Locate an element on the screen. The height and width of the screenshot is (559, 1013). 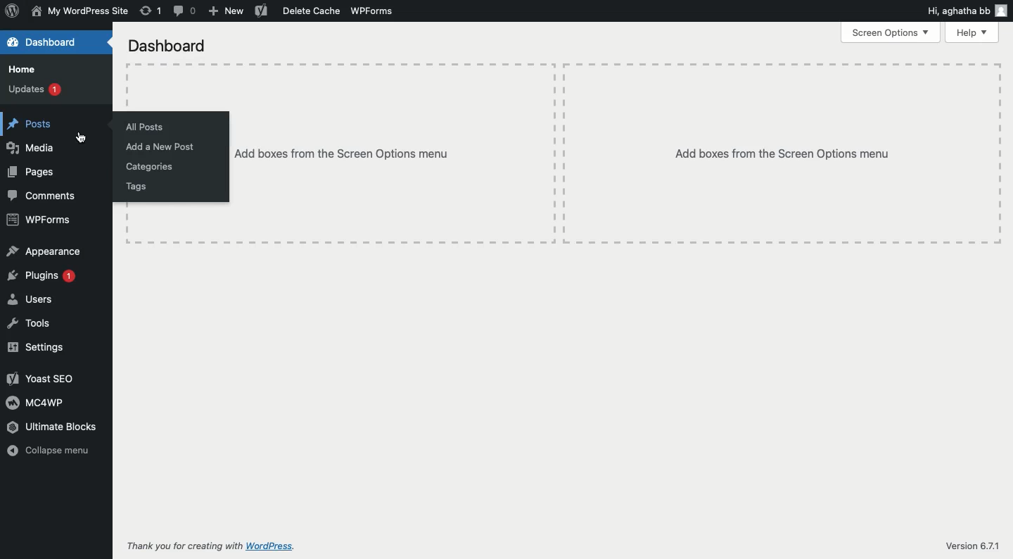
Name is located at coordinates (79, 12).